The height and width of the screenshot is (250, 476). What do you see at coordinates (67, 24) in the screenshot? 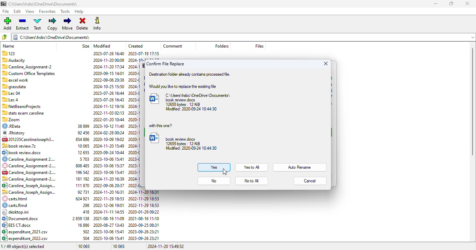
I see `move` at bounding box center [67, 24].